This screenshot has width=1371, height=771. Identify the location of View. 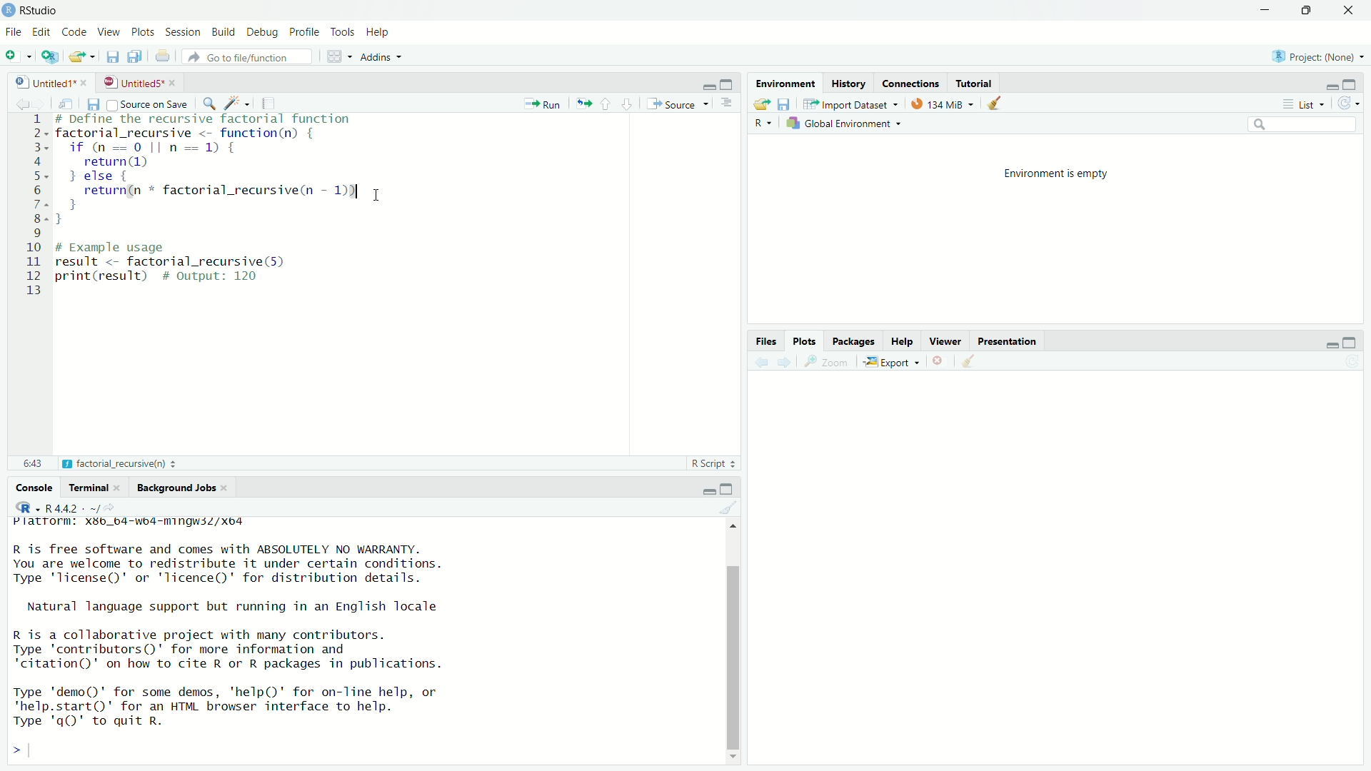
(108, 31).